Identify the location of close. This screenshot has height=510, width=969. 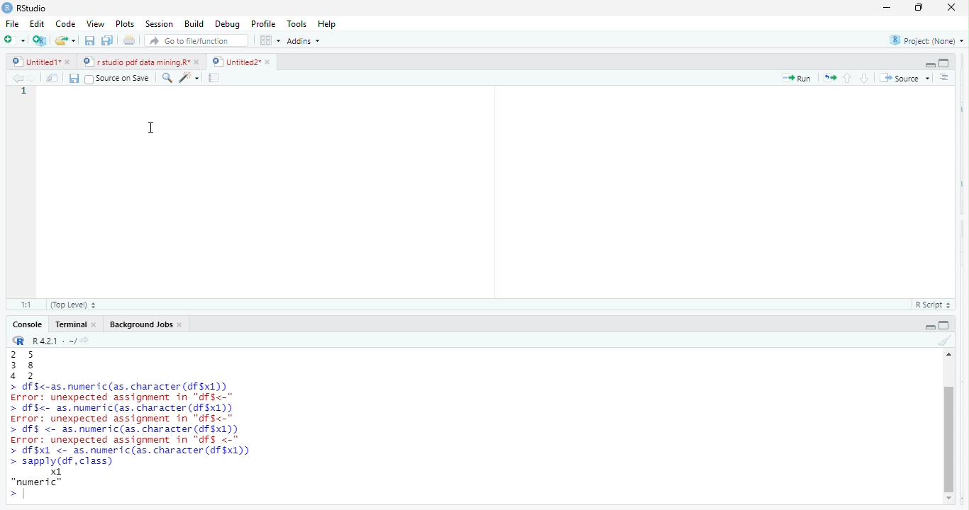
(183, 325).